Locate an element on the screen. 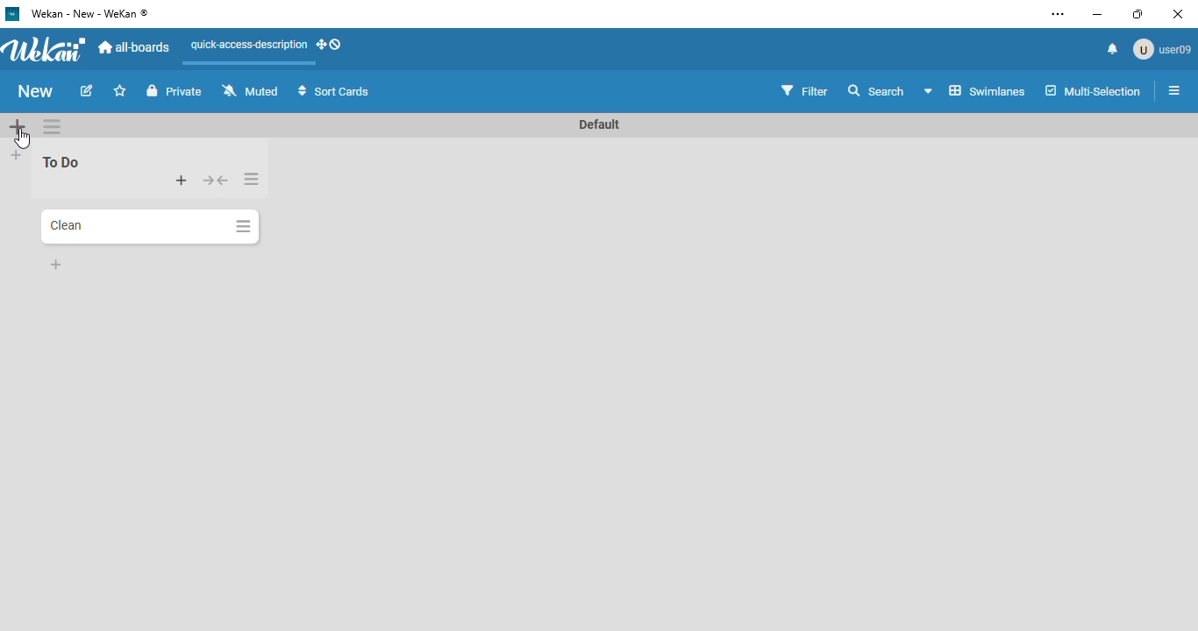 The image size is (1198, 631). cursor is located at coordinates (21, 138).